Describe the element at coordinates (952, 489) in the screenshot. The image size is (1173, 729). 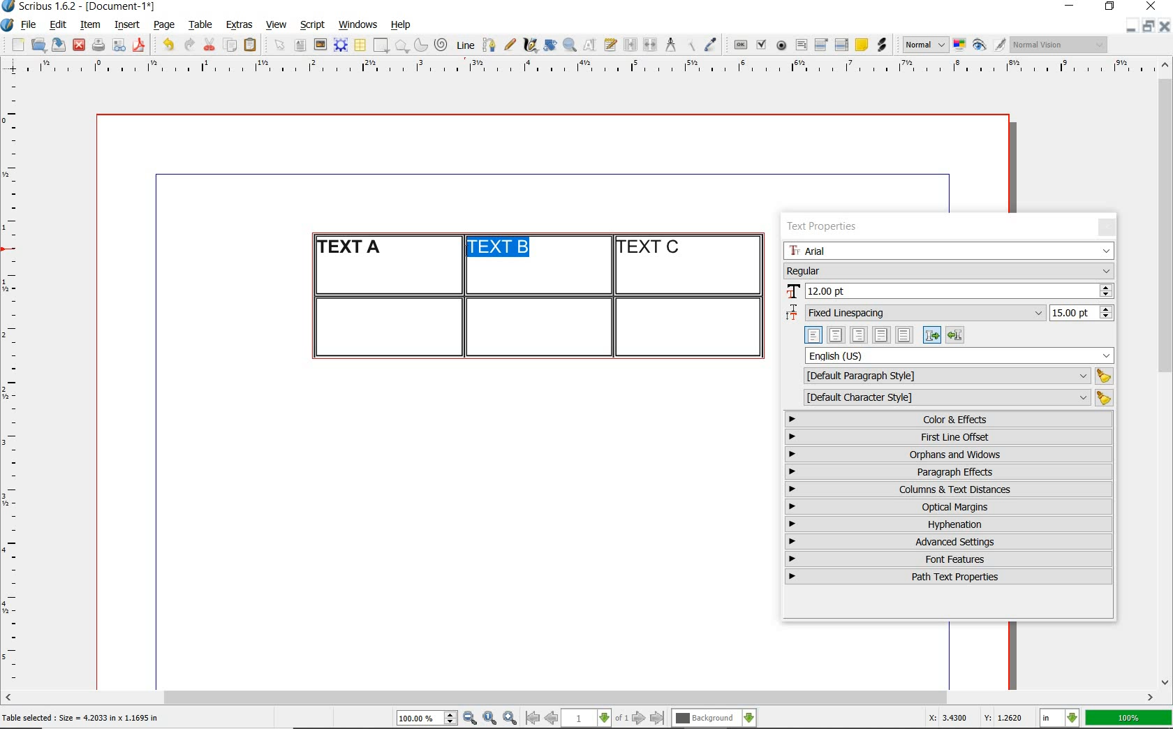
I see `columns & text distances` at that location.